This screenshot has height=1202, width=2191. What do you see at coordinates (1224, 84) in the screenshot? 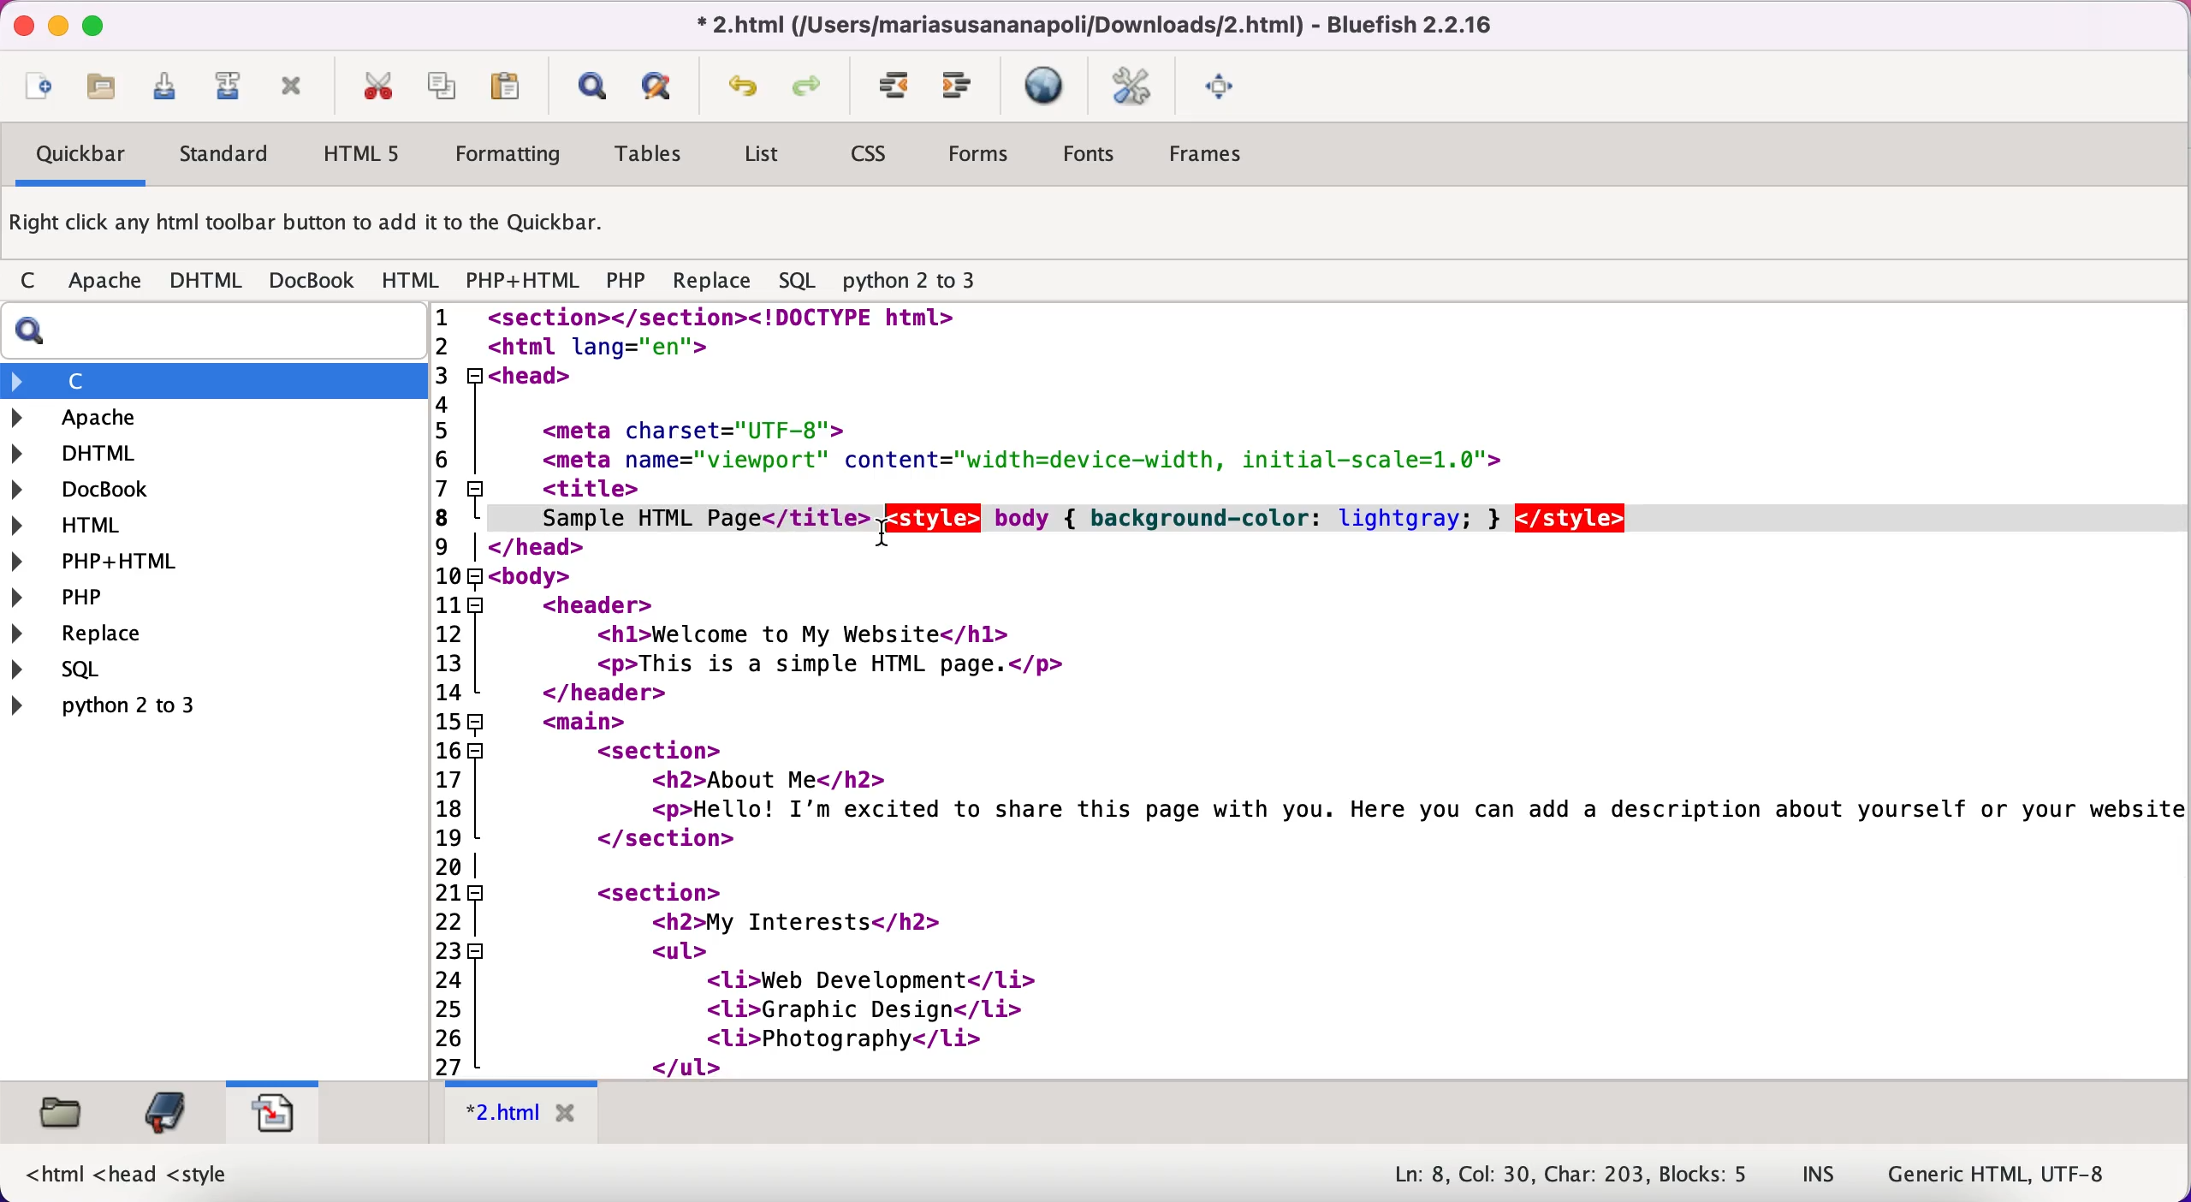
I see `full screen` at bounding box center [1224, 84].